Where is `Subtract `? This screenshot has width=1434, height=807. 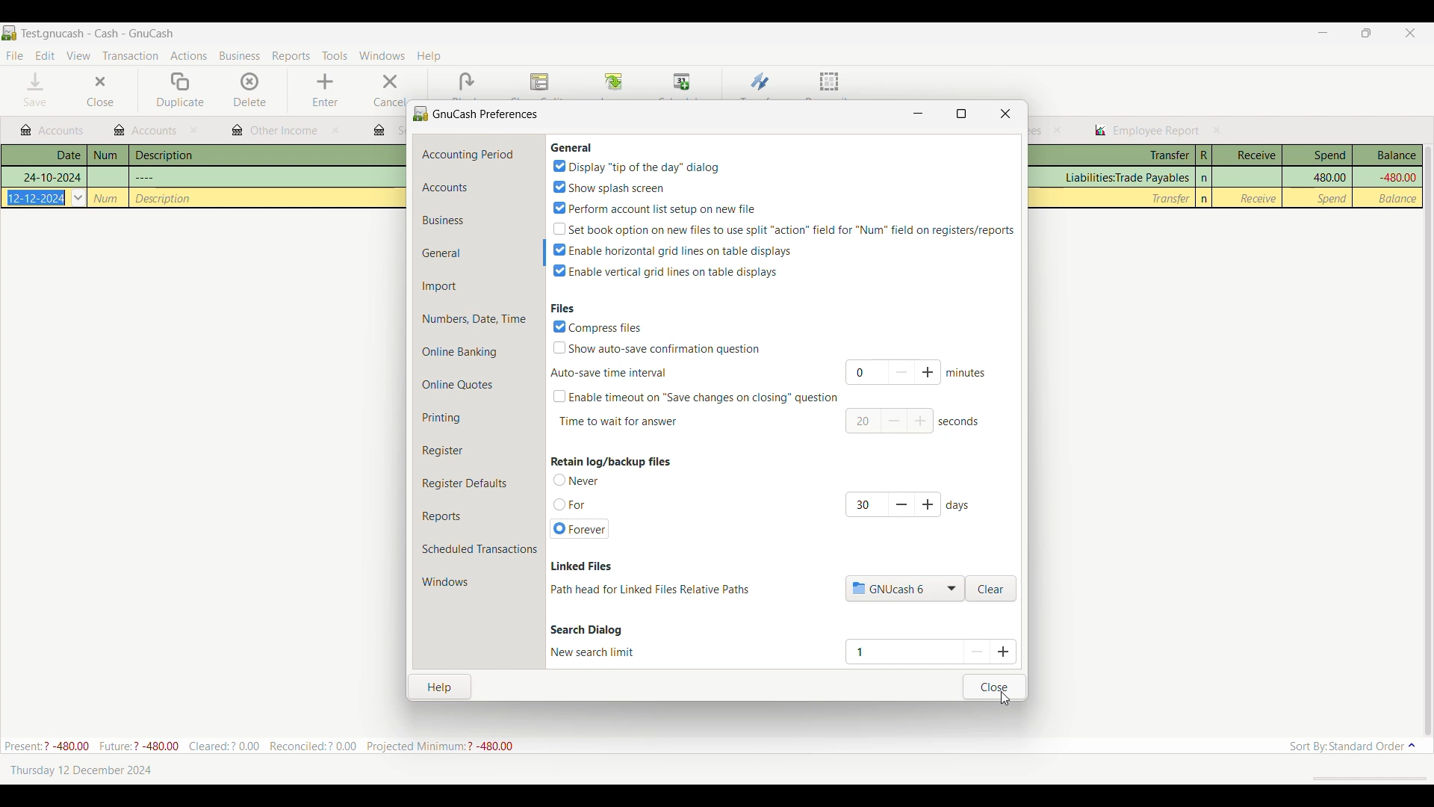
Subtract  is located at coordinates (900, 371).